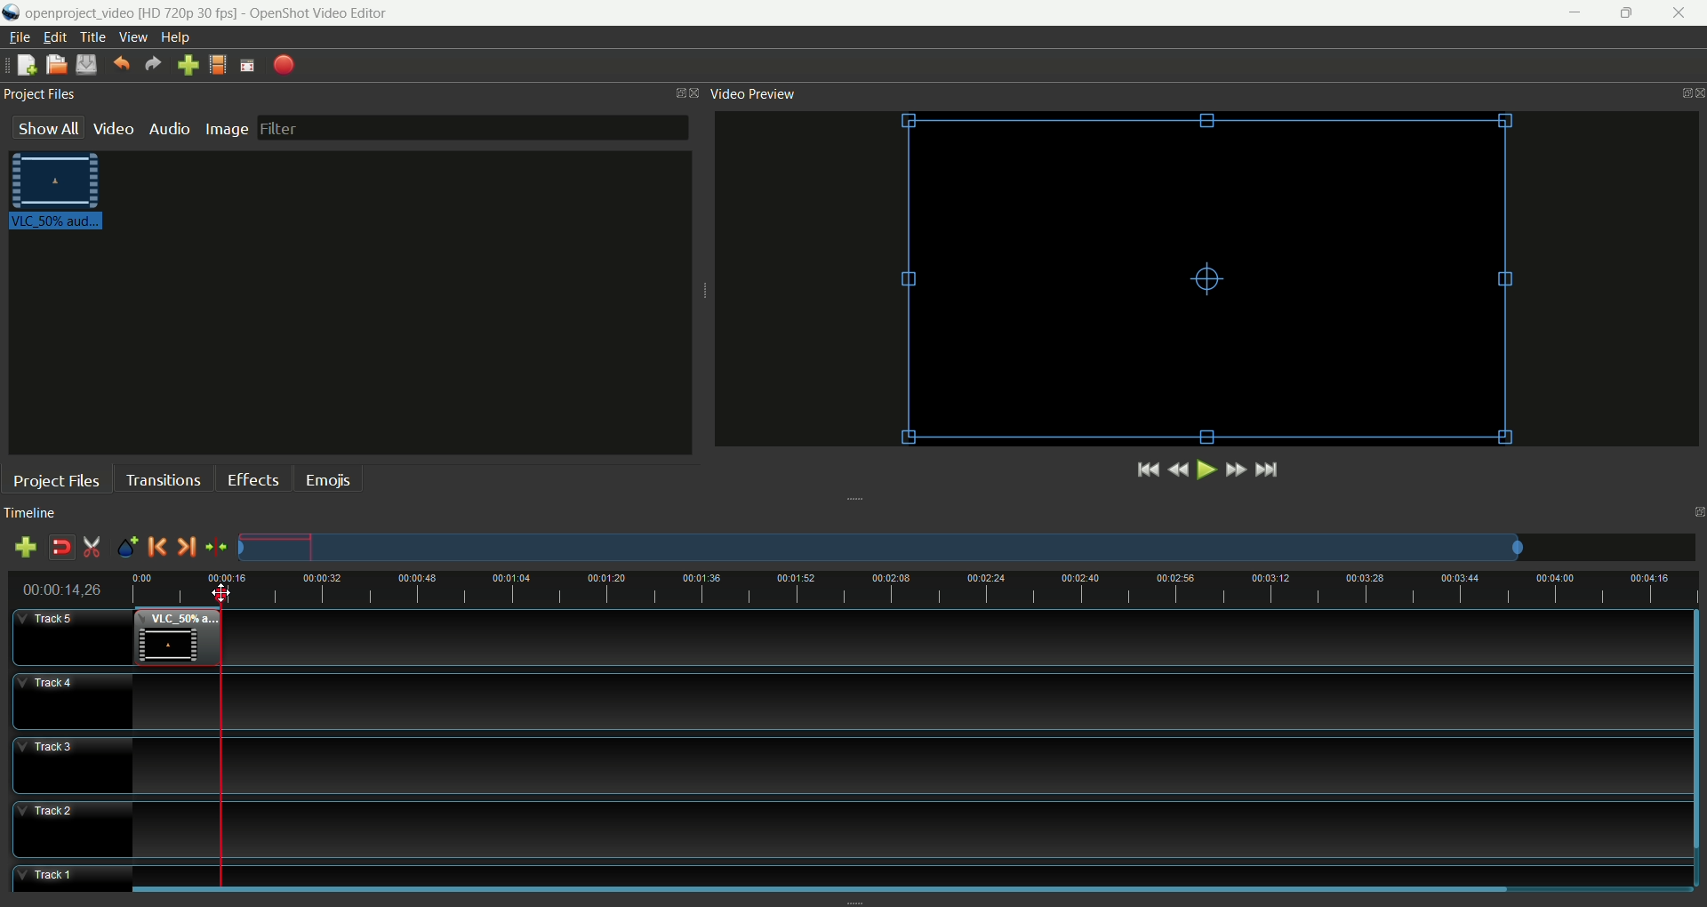 The height and width of the screenshot is (907, 1707). I want to click on redo, so click(153, 63).